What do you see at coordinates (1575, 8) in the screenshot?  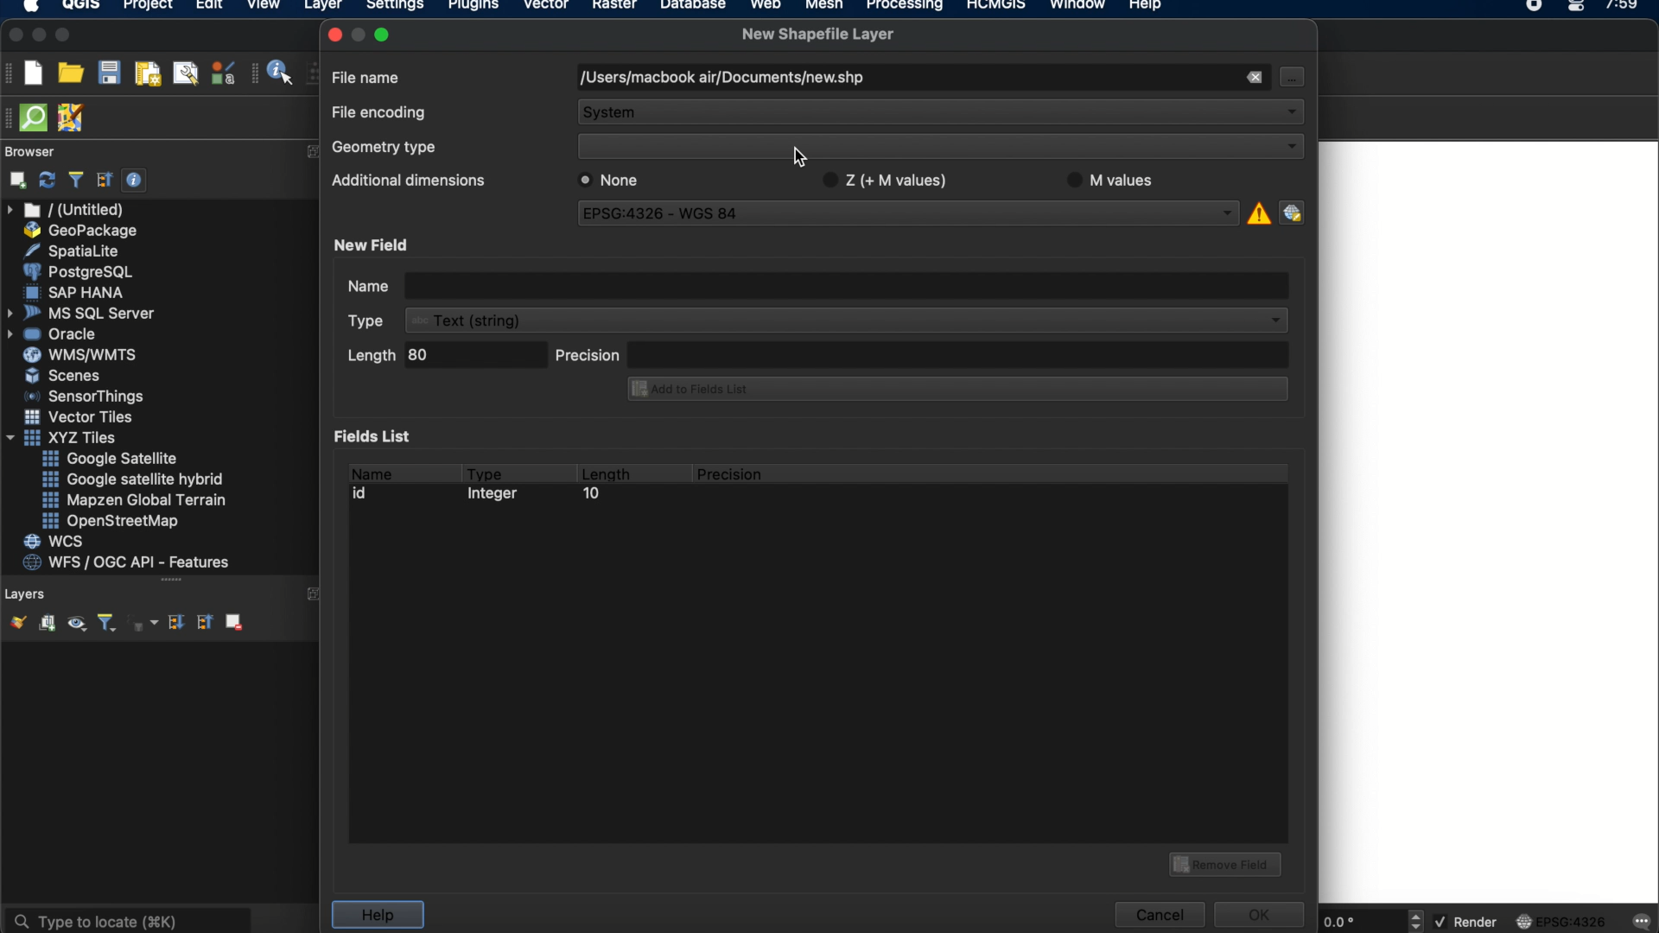 I see `control center macOS` at bounding box center [1575, 8].